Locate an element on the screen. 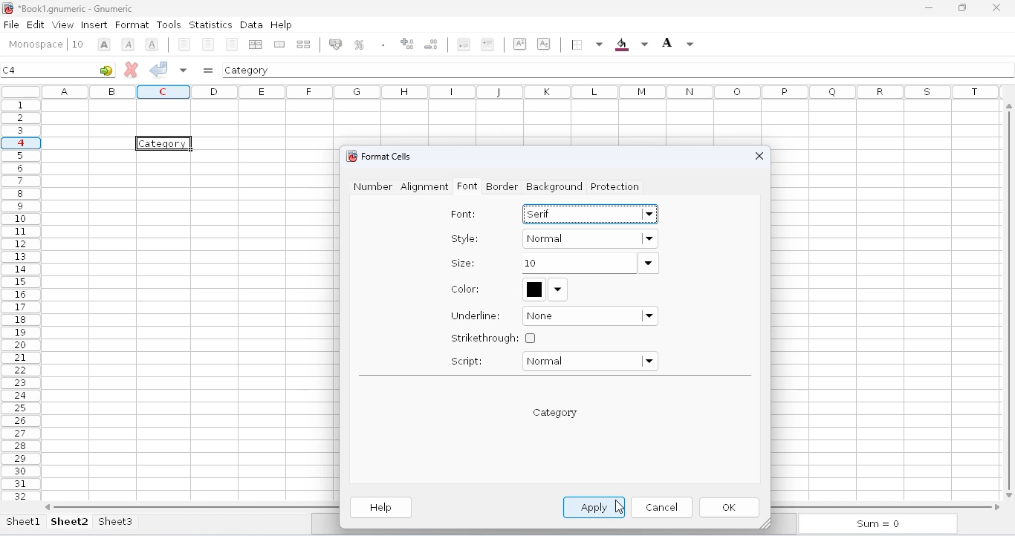  format cells is located at coordinates (386, 156).